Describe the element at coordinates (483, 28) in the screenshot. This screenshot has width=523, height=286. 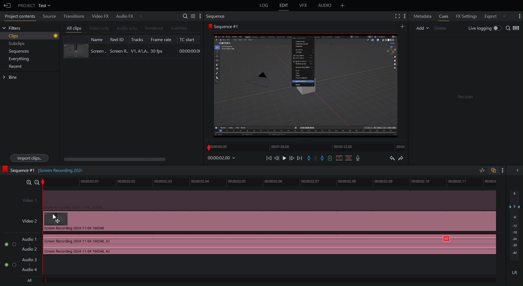
I see `Live Logging` at that location.